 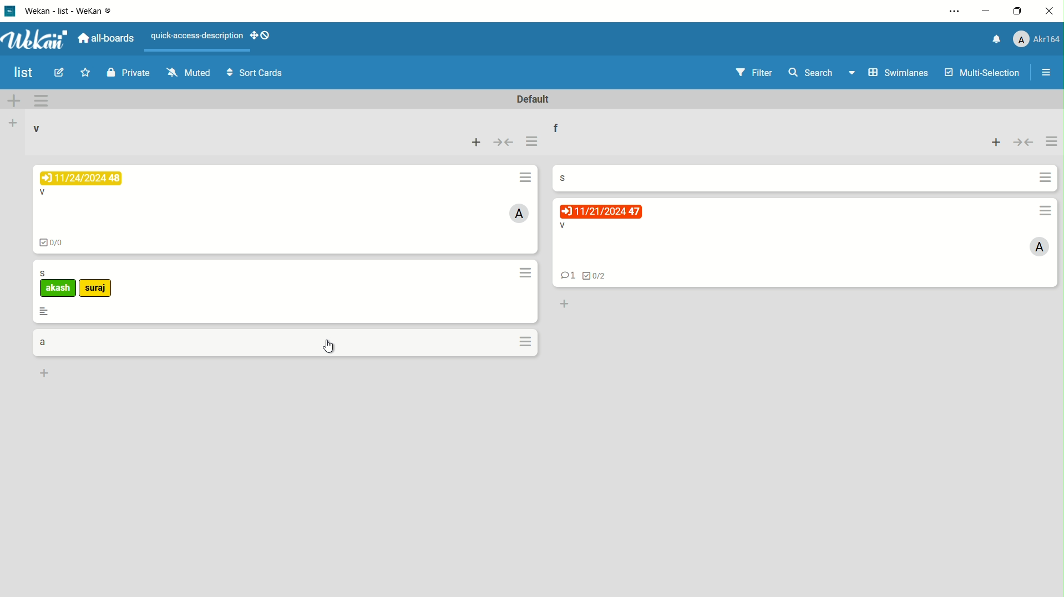 I want to click on add swimlane, so click(x=16, y=101).